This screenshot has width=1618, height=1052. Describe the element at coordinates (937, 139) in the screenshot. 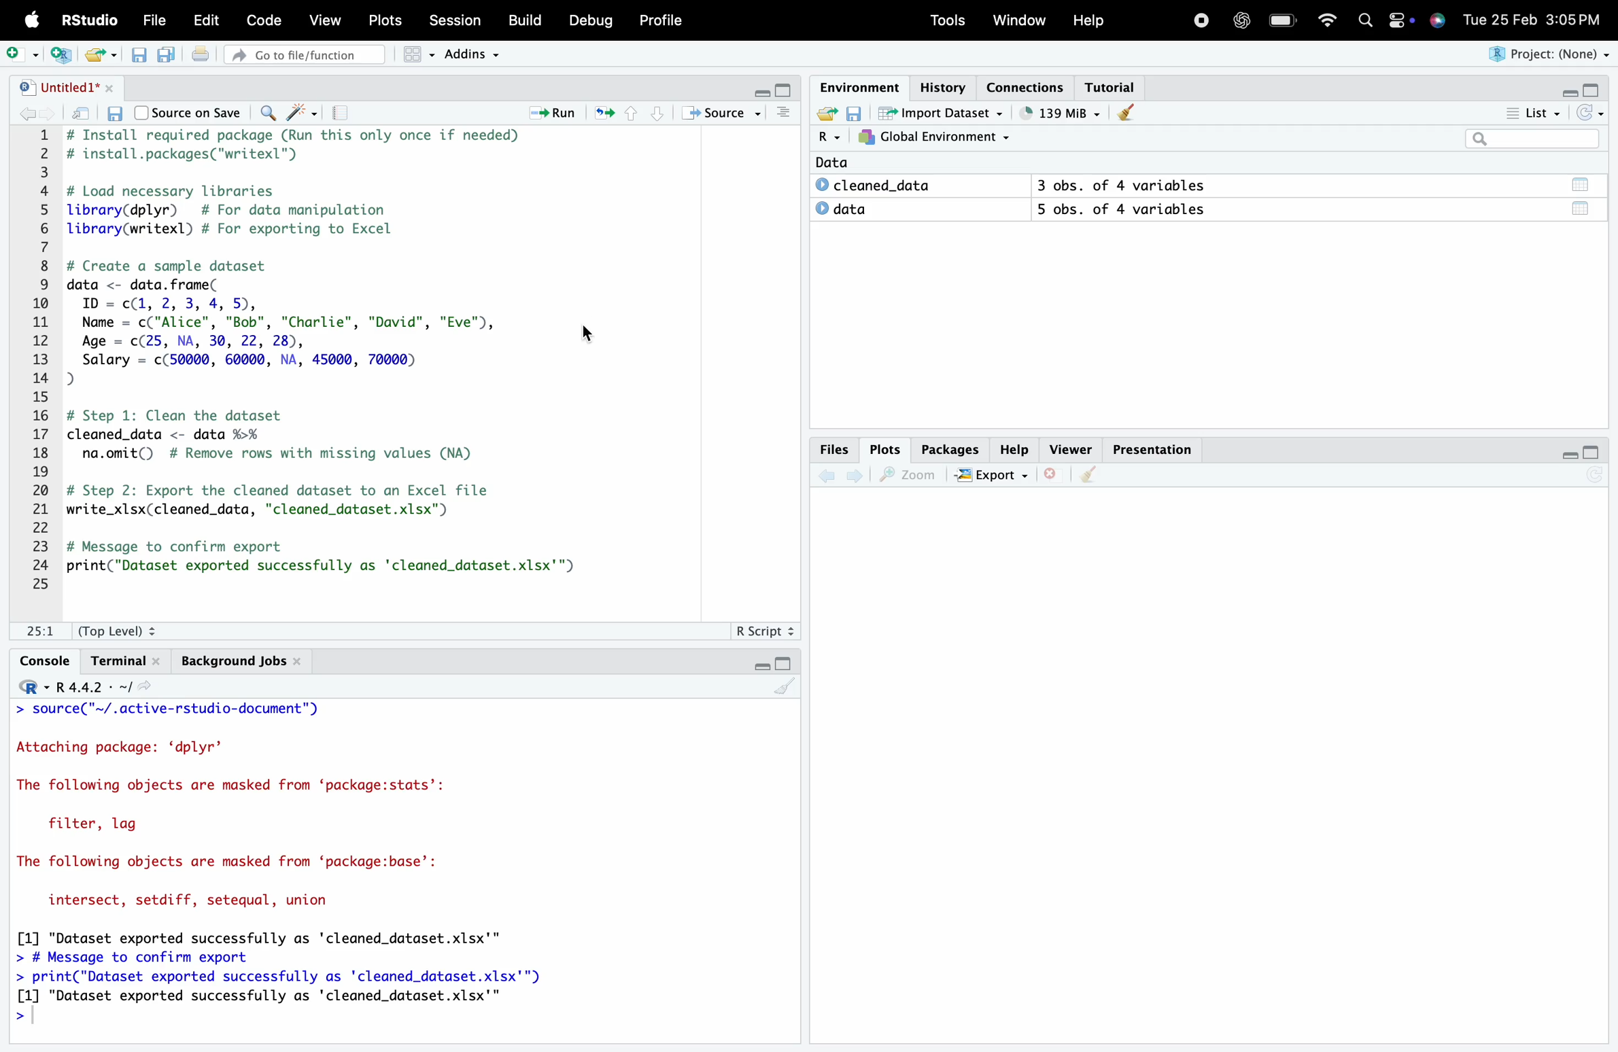

I see `Global Environment` at that location.